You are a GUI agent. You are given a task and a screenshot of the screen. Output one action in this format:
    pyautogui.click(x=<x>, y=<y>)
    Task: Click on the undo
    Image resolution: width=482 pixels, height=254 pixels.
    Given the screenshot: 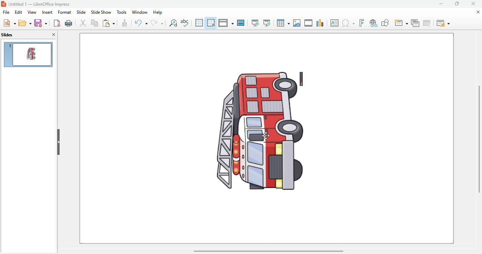 What is the action you would take?
    pyautogui.click(x=140, y=22)
    